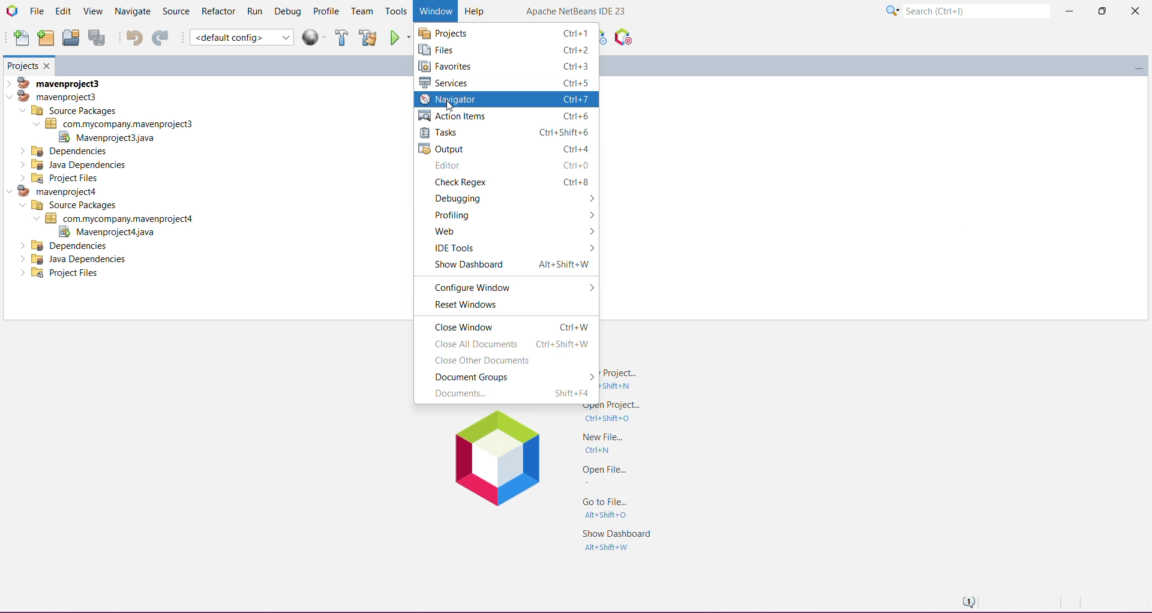 This screenshot has width=1152, height=613. Describe the element at coordinates (506, 266) in the screenshot. I see `Show Dashboard` at that location.